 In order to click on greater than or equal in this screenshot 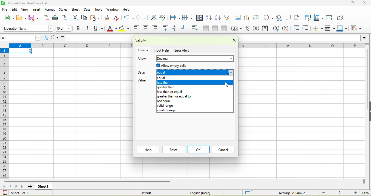, I will do `click(194, 96)`.